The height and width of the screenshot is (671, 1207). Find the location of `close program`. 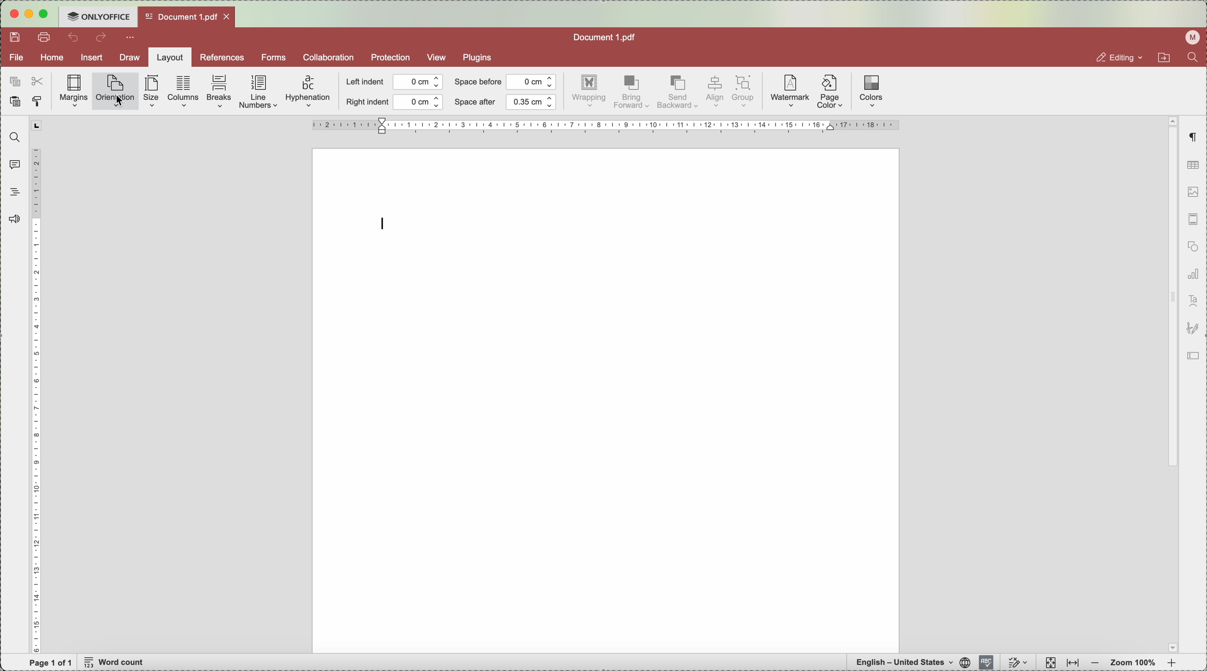

close program is located at coordinates (12, 16).